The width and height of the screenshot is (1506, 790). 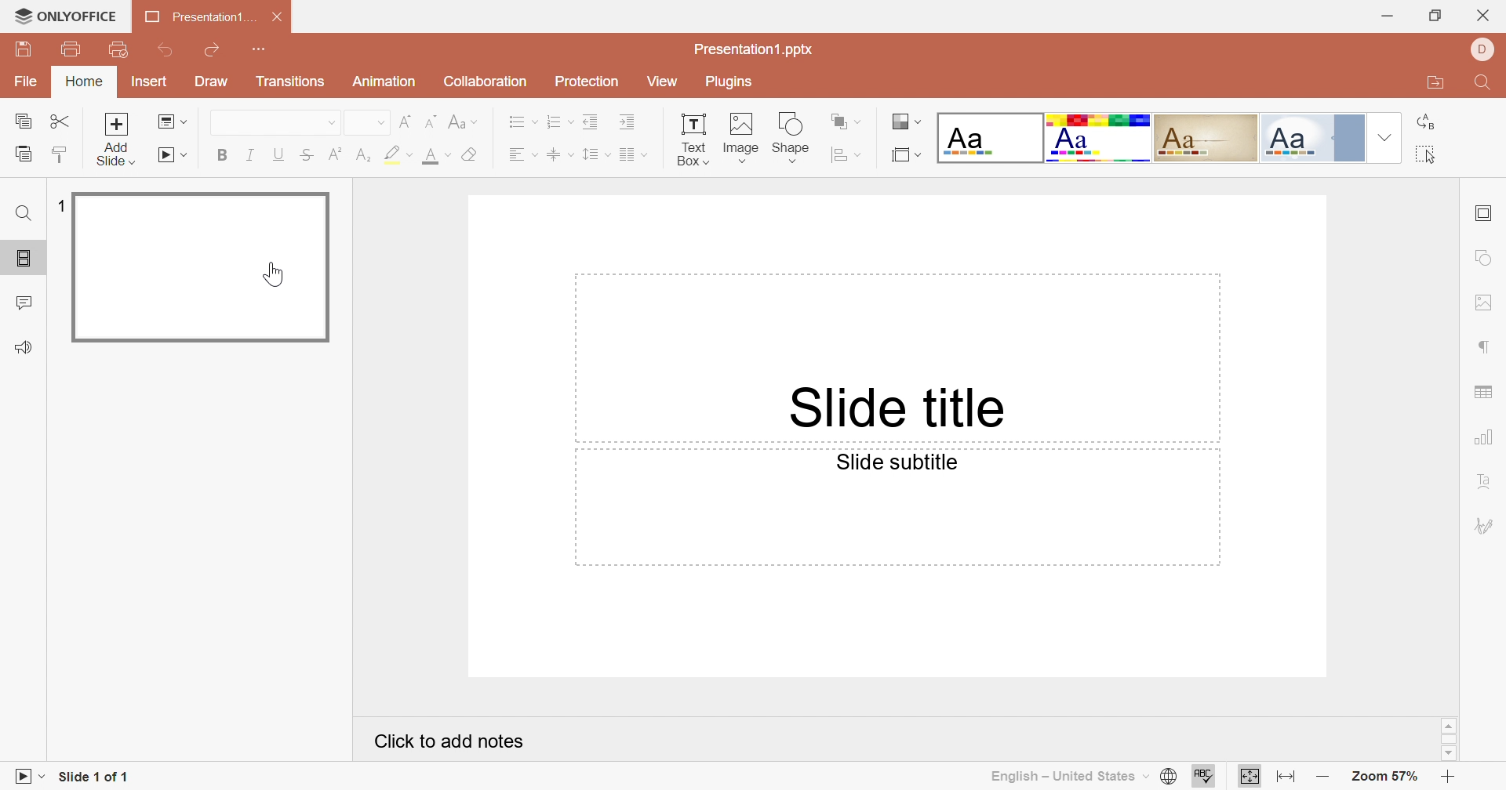 What do you see at coordinates (451, 741) in the screenshot?
I see `Click to Add notes` at bounding box center [451, 741].